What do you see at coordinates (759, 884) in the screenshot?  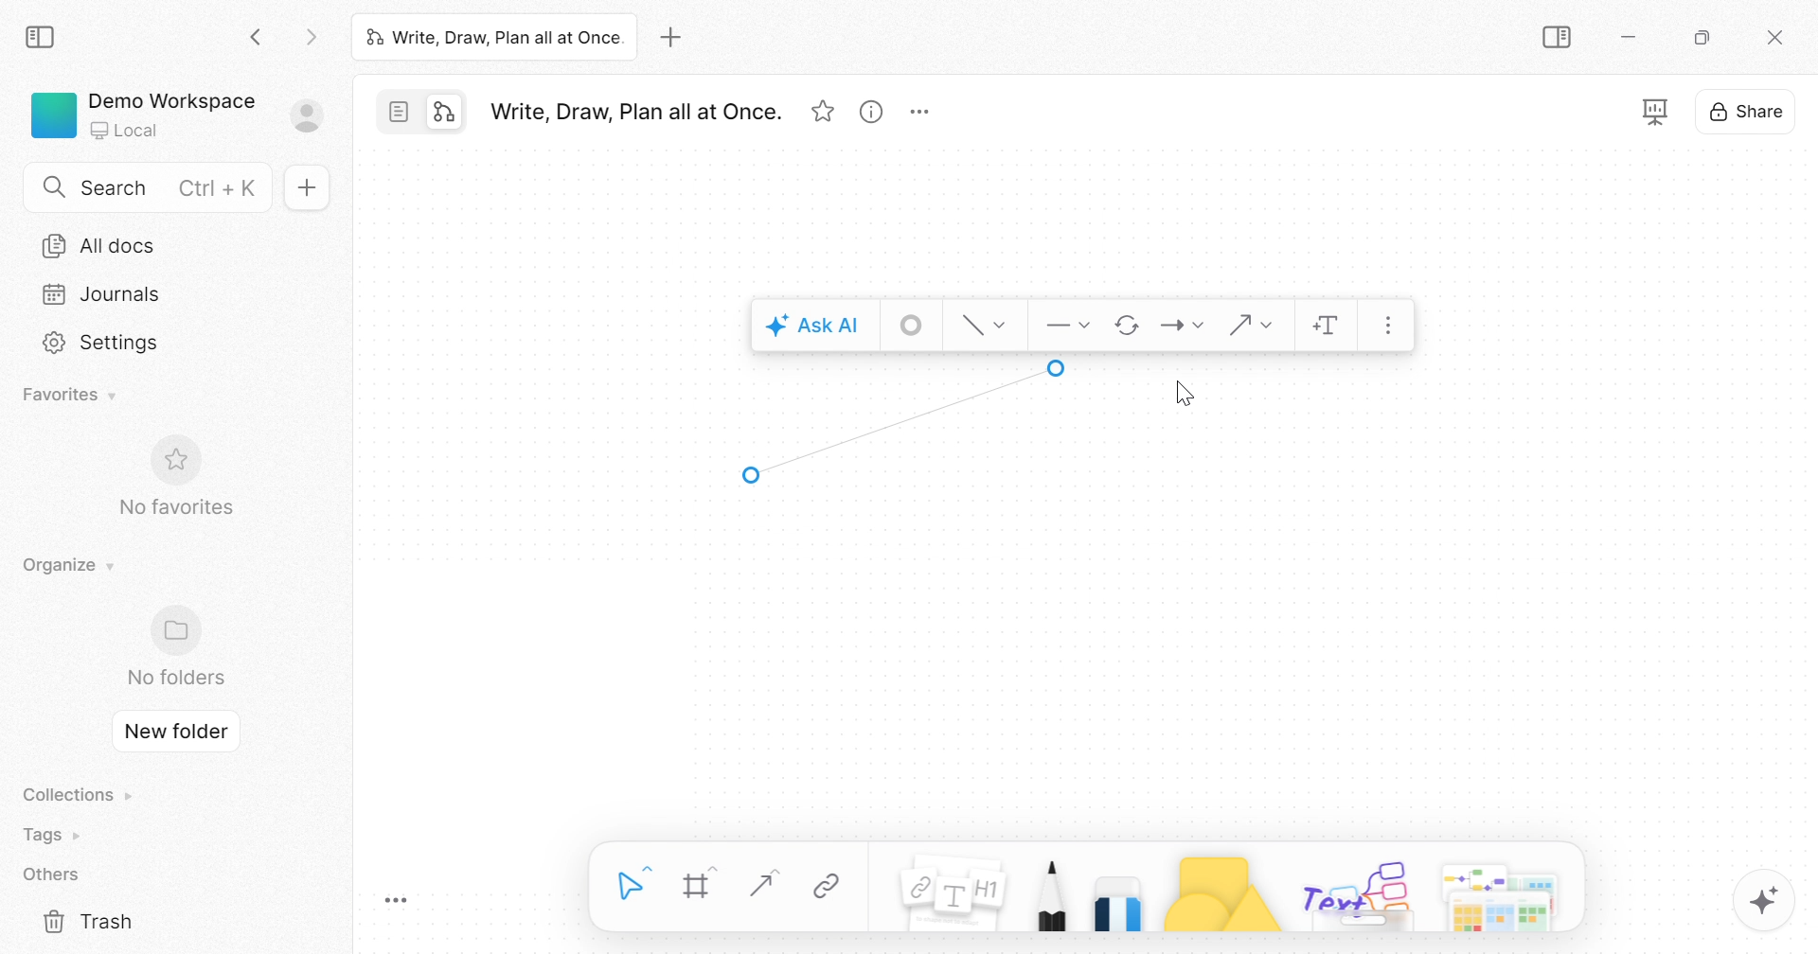 I see `Straight` at bounding box center [759, 884].